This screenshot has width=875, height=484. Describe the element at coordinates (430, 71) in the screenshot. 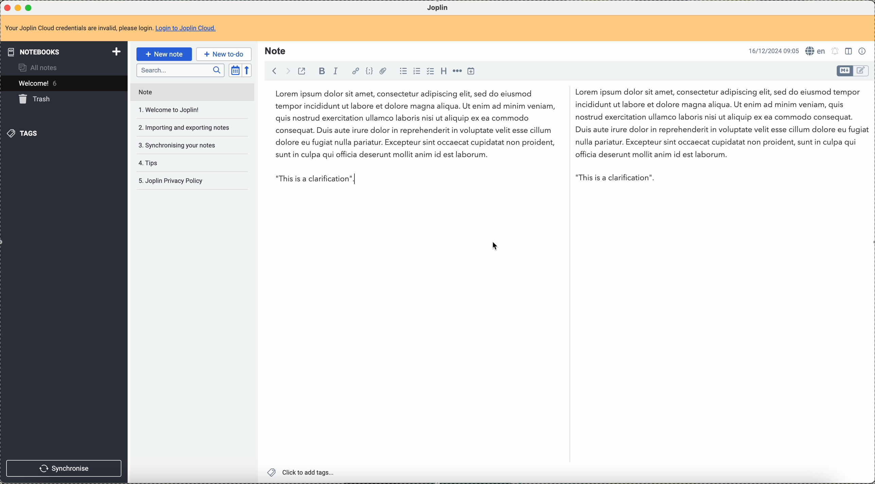

I see `checkbox` at that location.